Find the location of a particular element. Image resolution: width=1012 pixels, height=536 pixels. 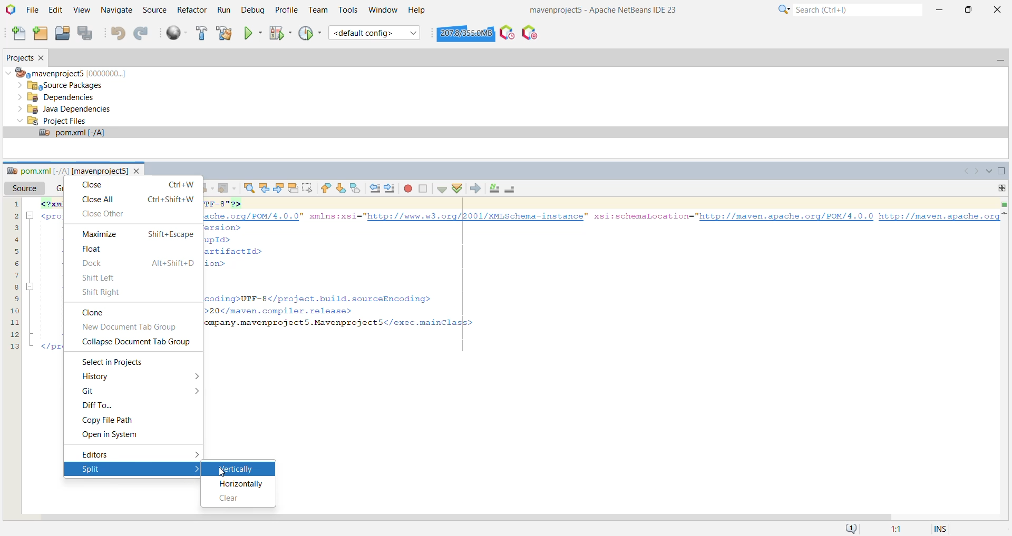

XSL Transformation is located at coordinates (474, 188).